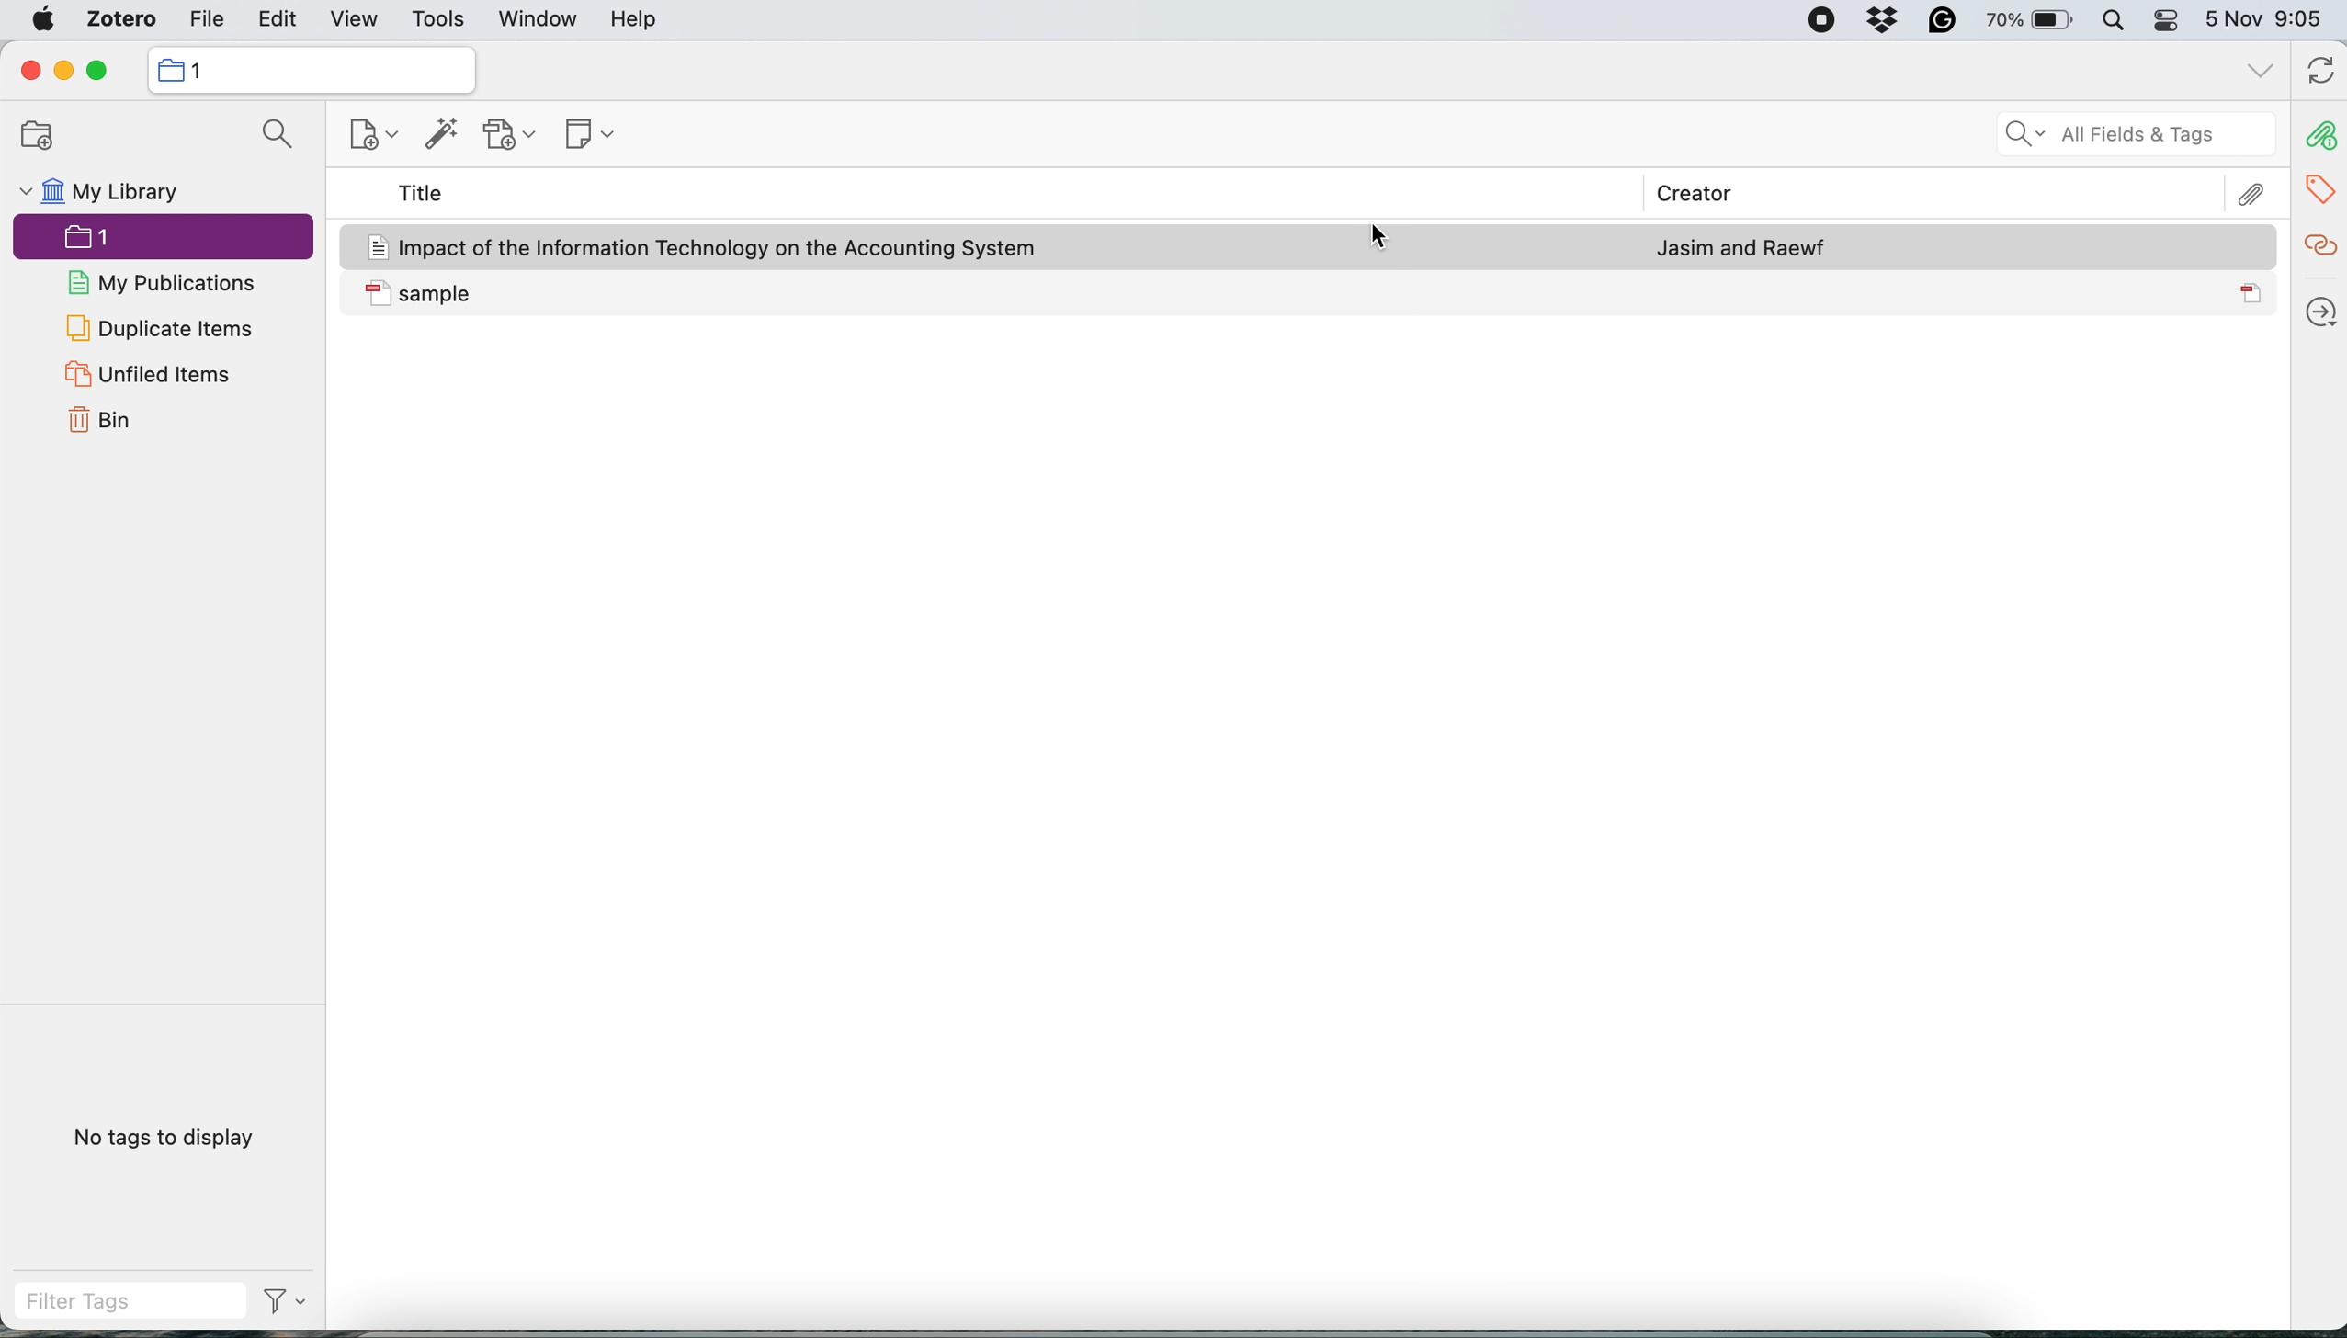 This screenshot has height=1338, width=2347. What do you see at coordinates (633, 20) in the screenshot?
I see `help` at bounding box center [633, 20].